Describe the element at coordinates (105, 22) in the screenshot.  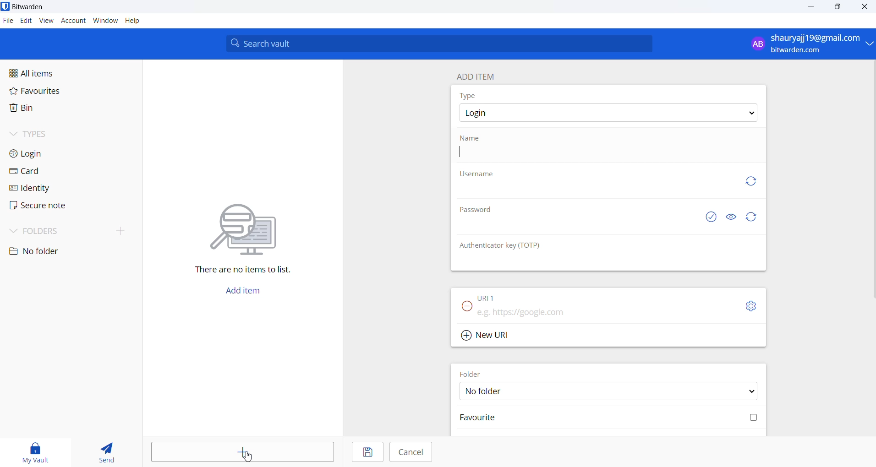
I see `window` at that location.